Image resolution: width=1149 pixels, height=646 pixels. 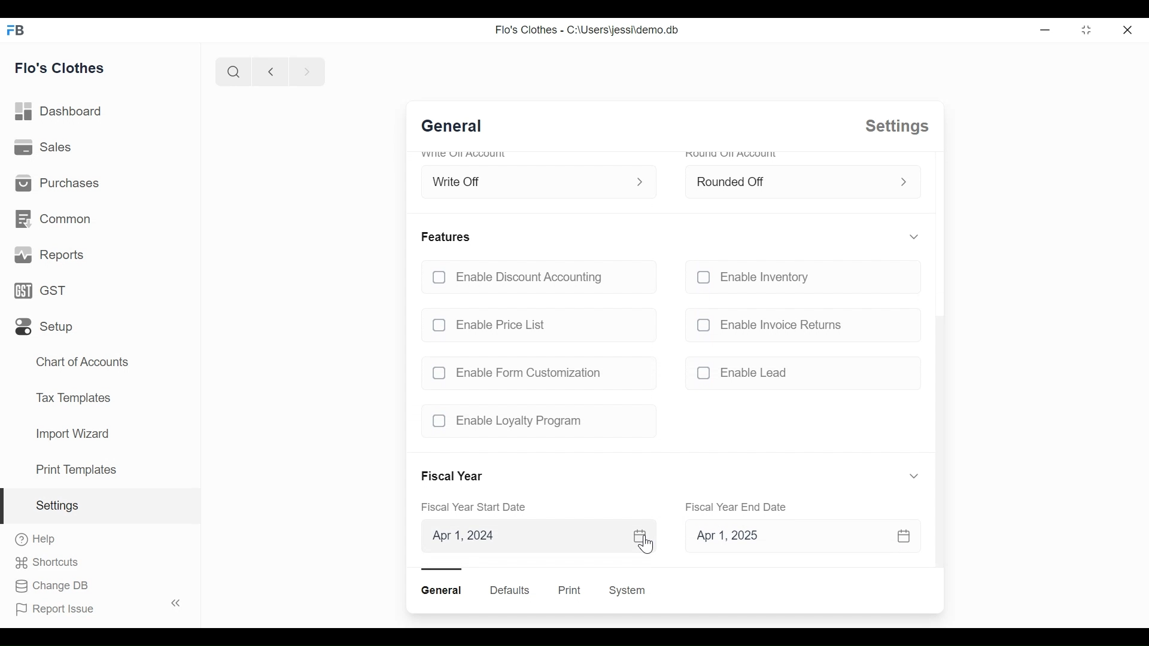 I want to click on Navigate back, so click(x=268, y=71).